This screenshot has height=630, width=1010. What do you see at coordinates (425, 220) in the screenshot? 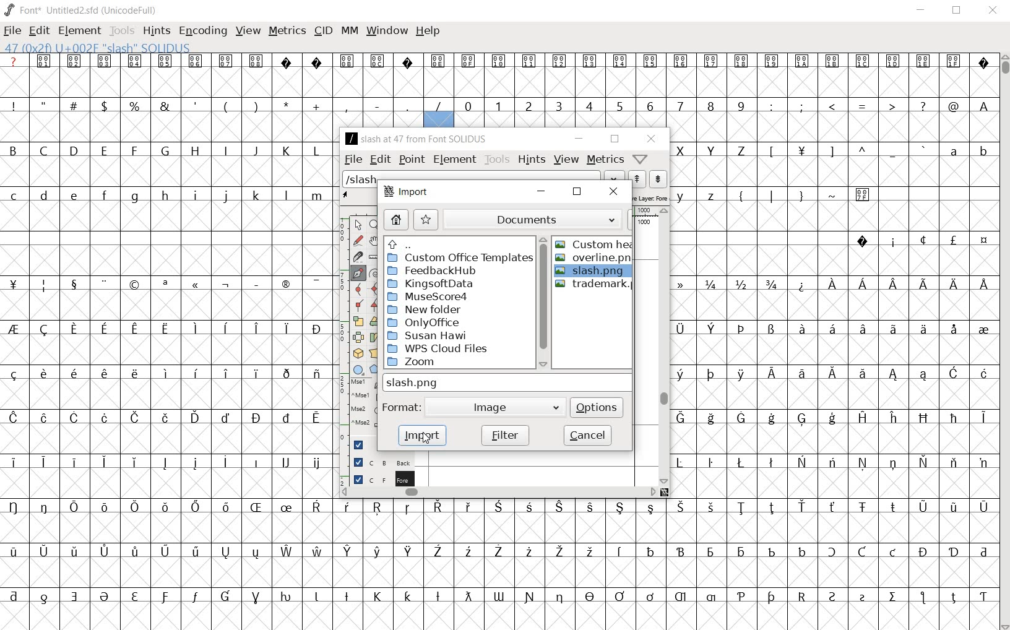
I see `star` at bounding box center [425, 220].